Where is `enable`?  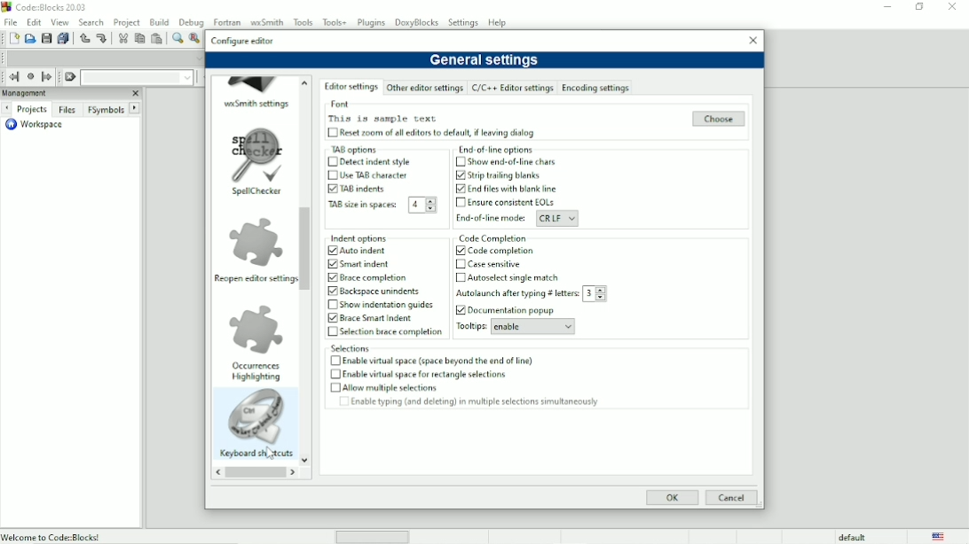
enable is located at coordinates (522, 326).